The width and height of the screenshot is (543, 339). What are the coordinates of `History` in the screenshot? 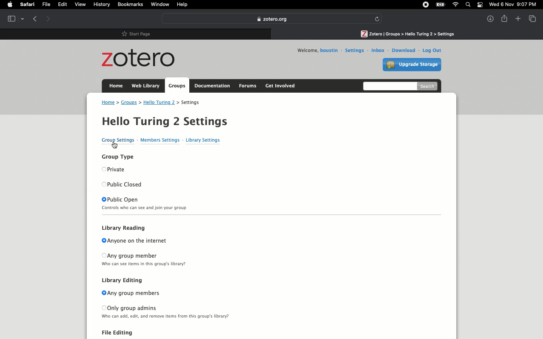 It's located at (101, 5).